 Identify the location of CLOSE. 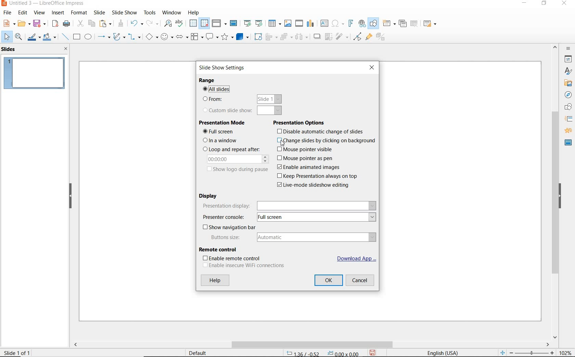
(66, 49).